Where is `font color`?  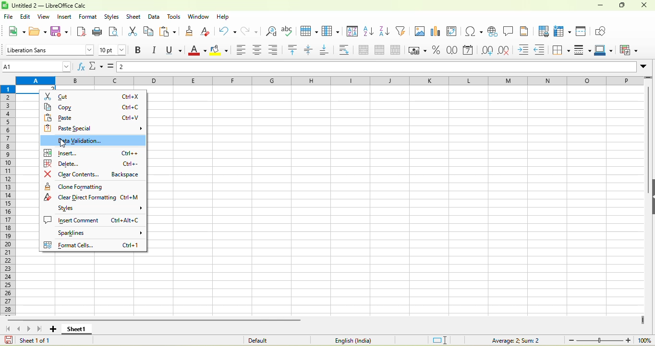
font color is located at coordinates (198, 50).